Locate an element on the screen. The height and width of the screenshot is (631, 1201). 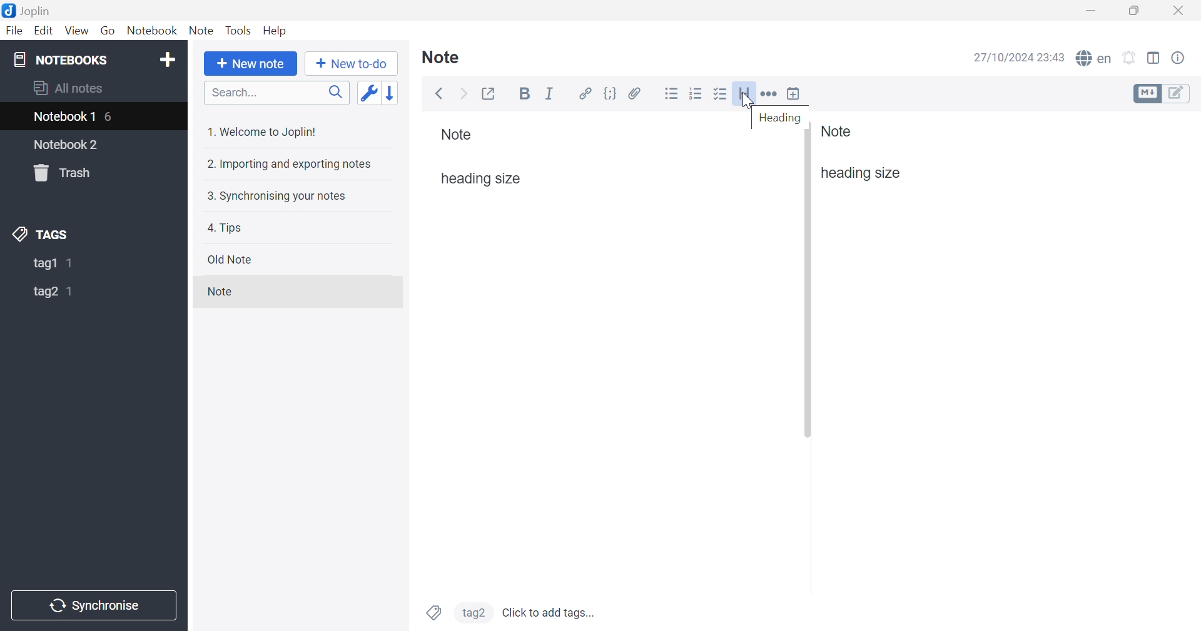
27/10/2024 is located at coordinates (1005, 58).